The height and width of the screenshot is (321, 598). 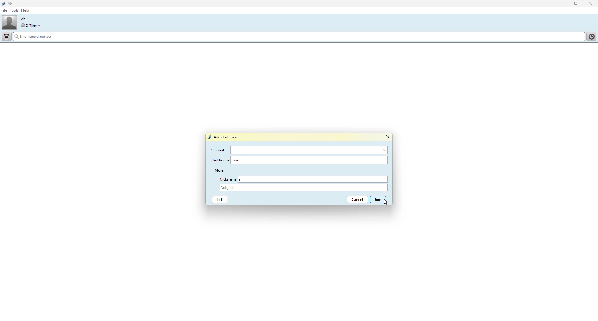 I want to click on chat room, so click(x=219, y=160).